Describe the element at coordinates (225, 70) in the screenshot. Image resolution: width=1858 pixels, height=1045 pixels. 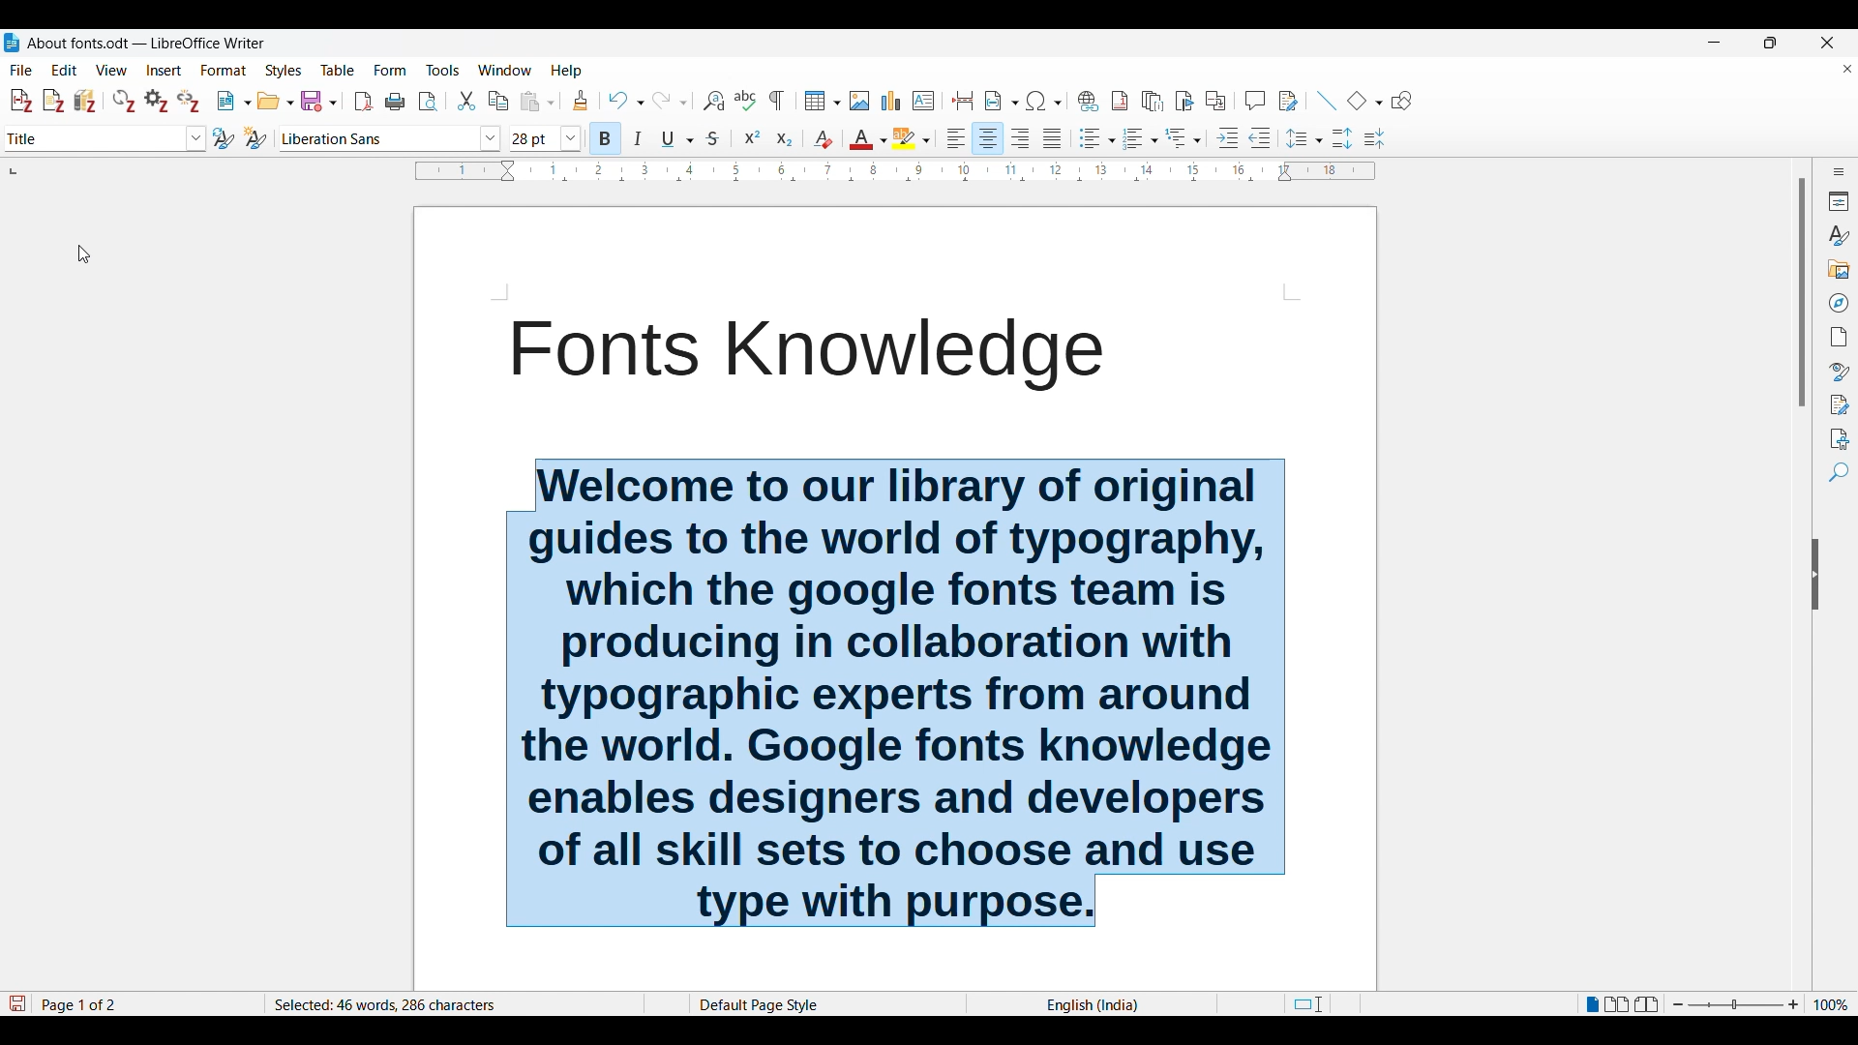
I see `Format menu` at that location.